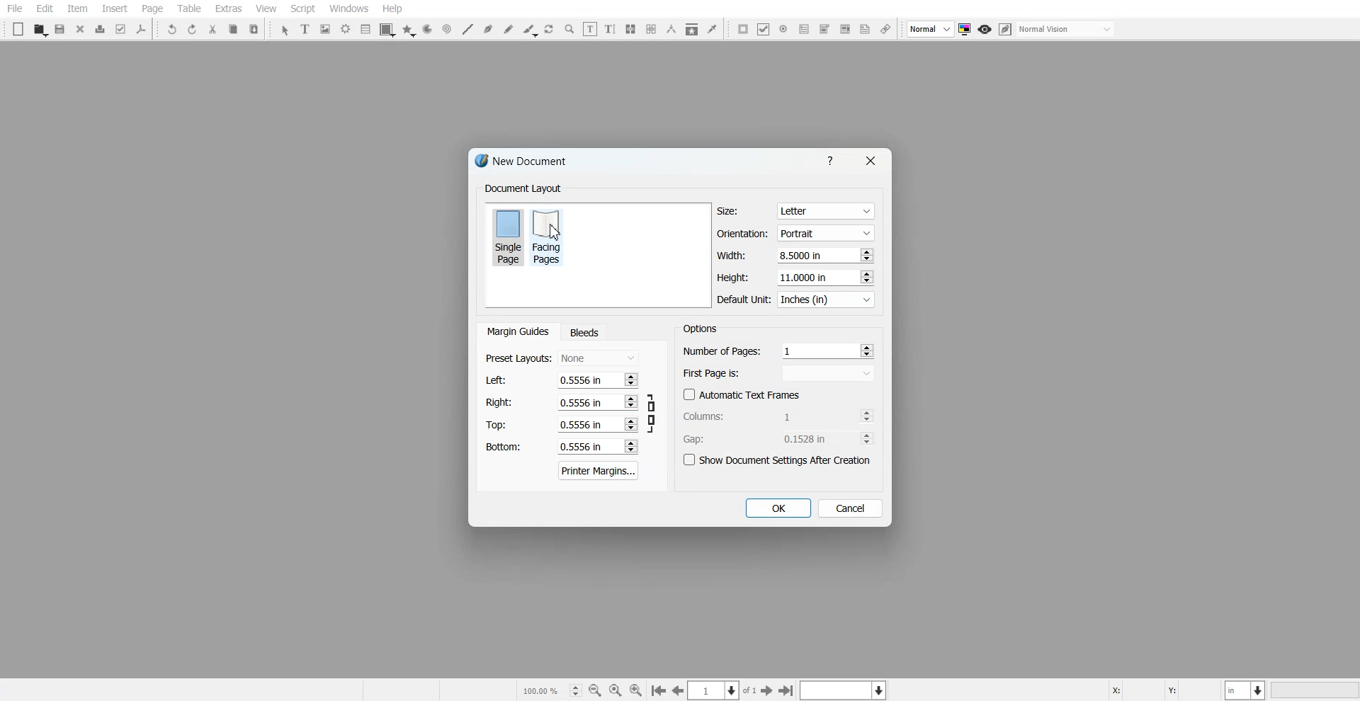 The image size is (1360, 701). I want to click on PDF Radio Button, so click(783, 29).